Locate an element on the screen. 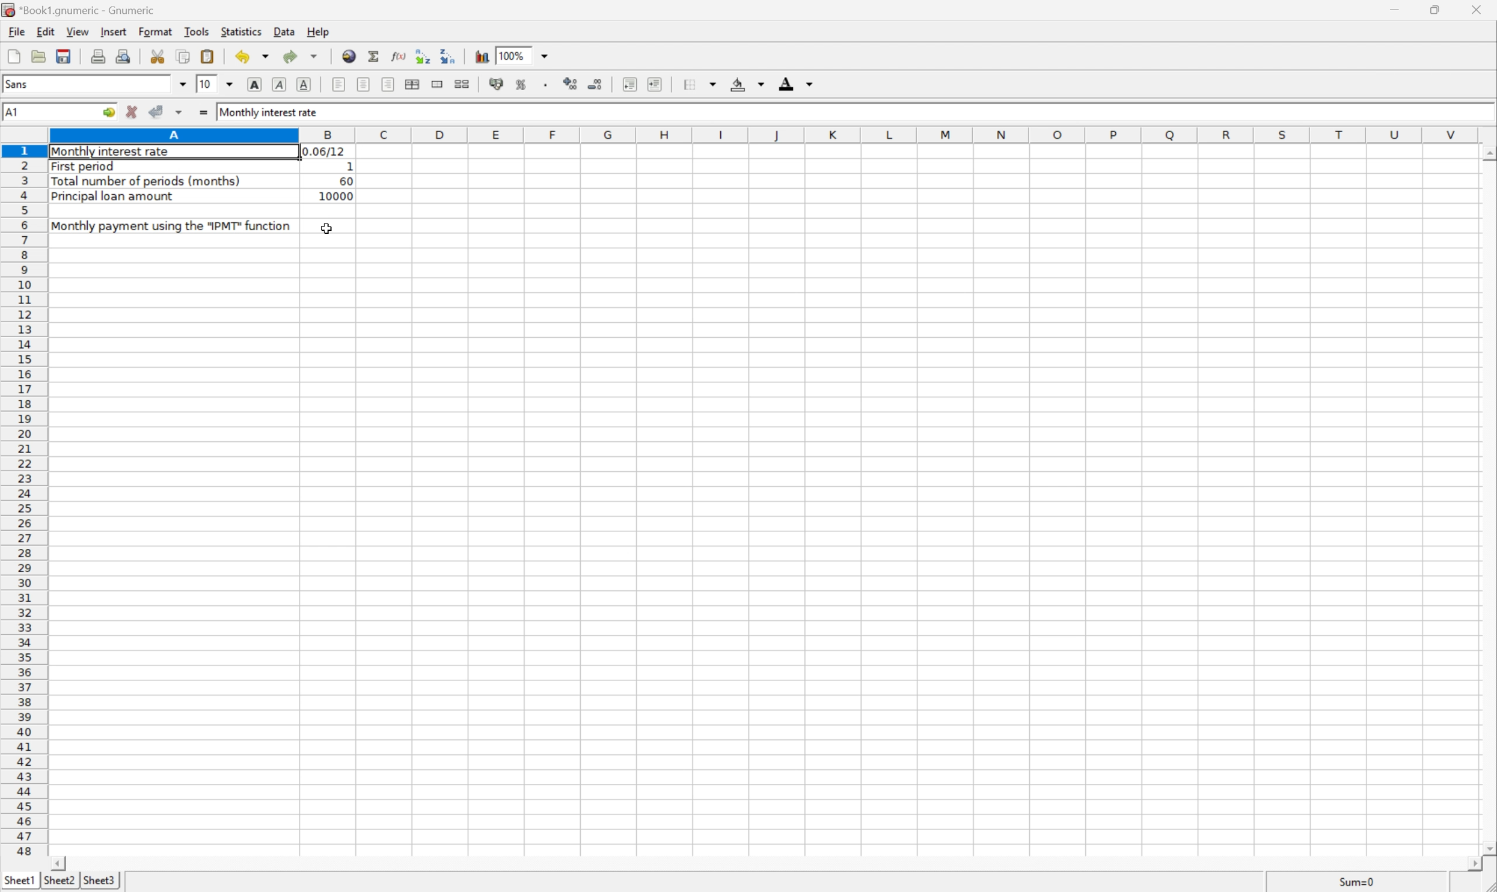  Print current file is located at coordinates (100, 55).